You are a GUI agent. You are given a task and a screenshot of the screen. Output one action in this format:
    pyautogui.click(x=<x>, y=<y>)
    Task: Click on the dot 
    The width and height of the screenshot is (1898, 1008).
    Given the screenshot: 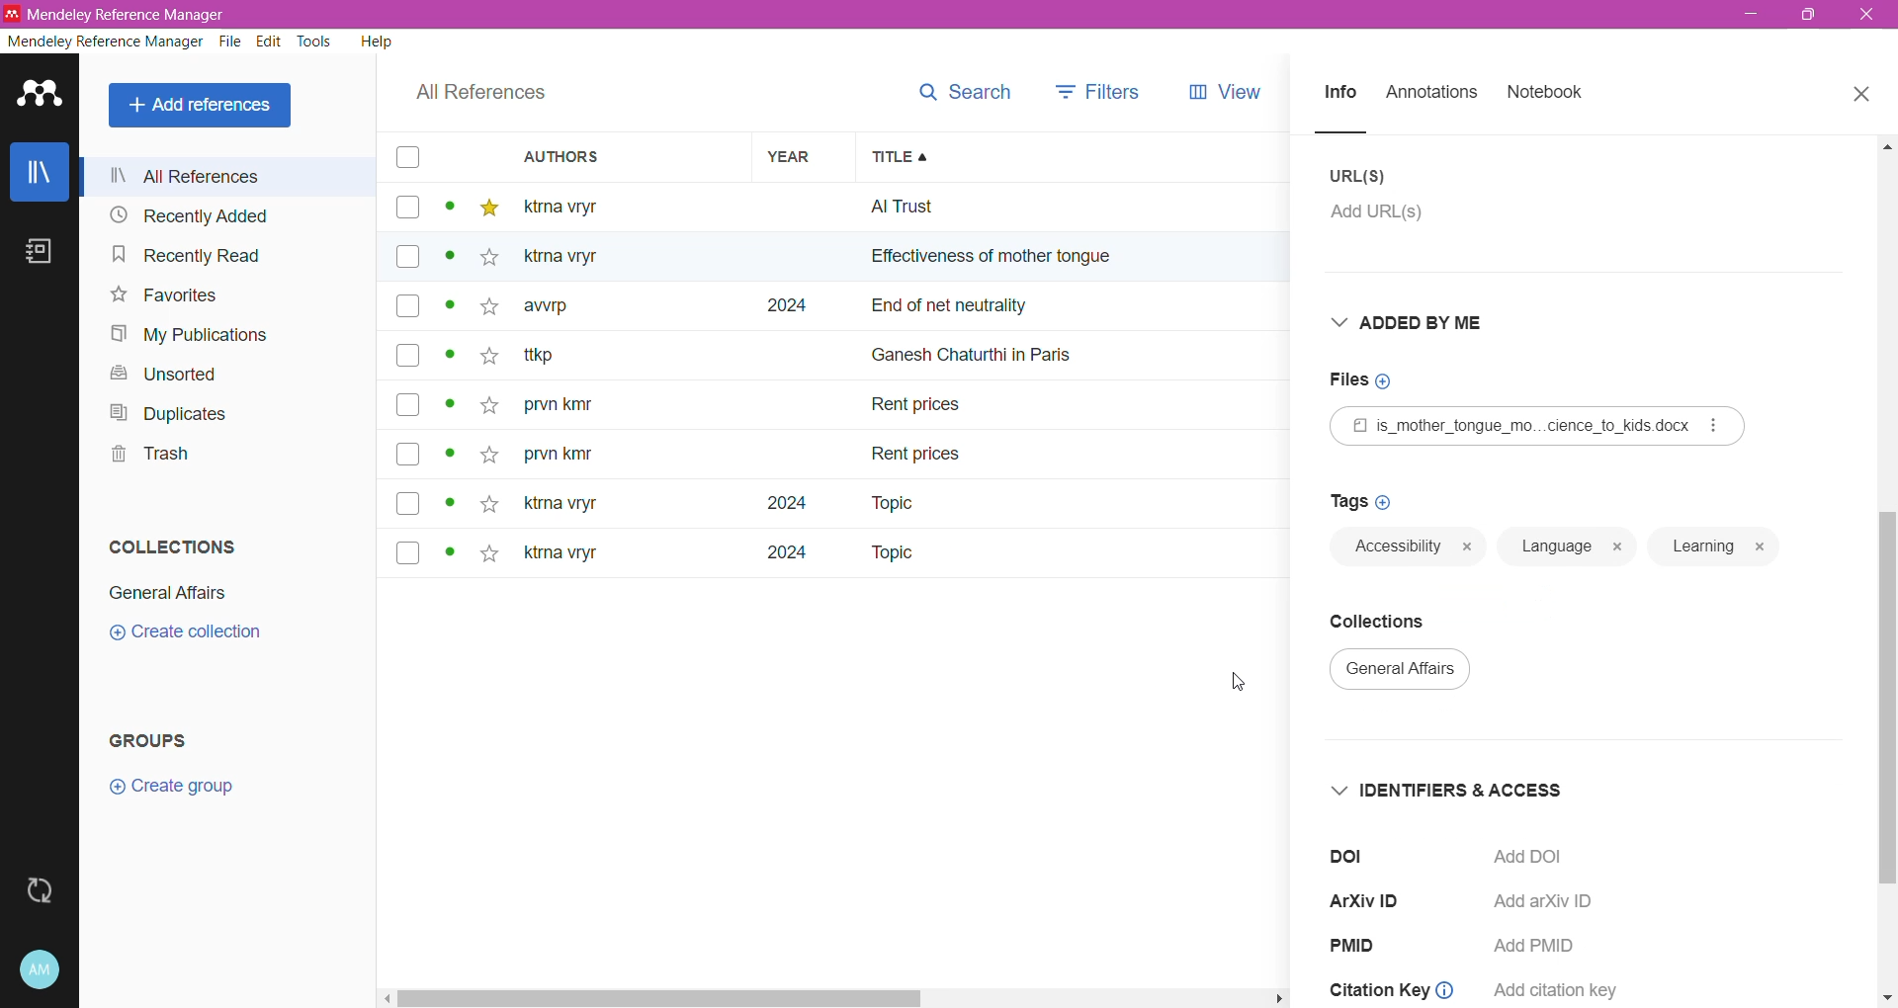 What is the action you would take?
    pyautogui.click(x=452, y=360)
    